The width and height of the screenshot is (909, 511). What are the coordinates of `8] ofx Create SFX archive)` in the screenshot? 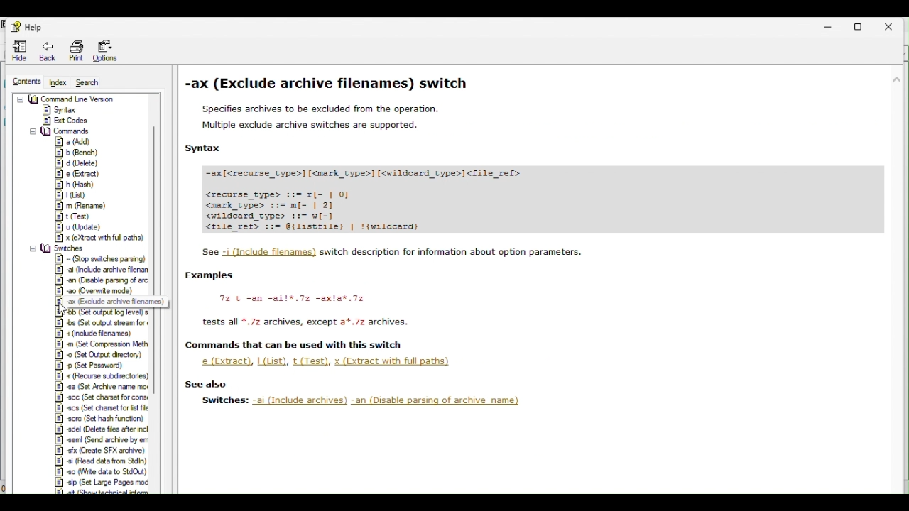 It's located at (98, 449).